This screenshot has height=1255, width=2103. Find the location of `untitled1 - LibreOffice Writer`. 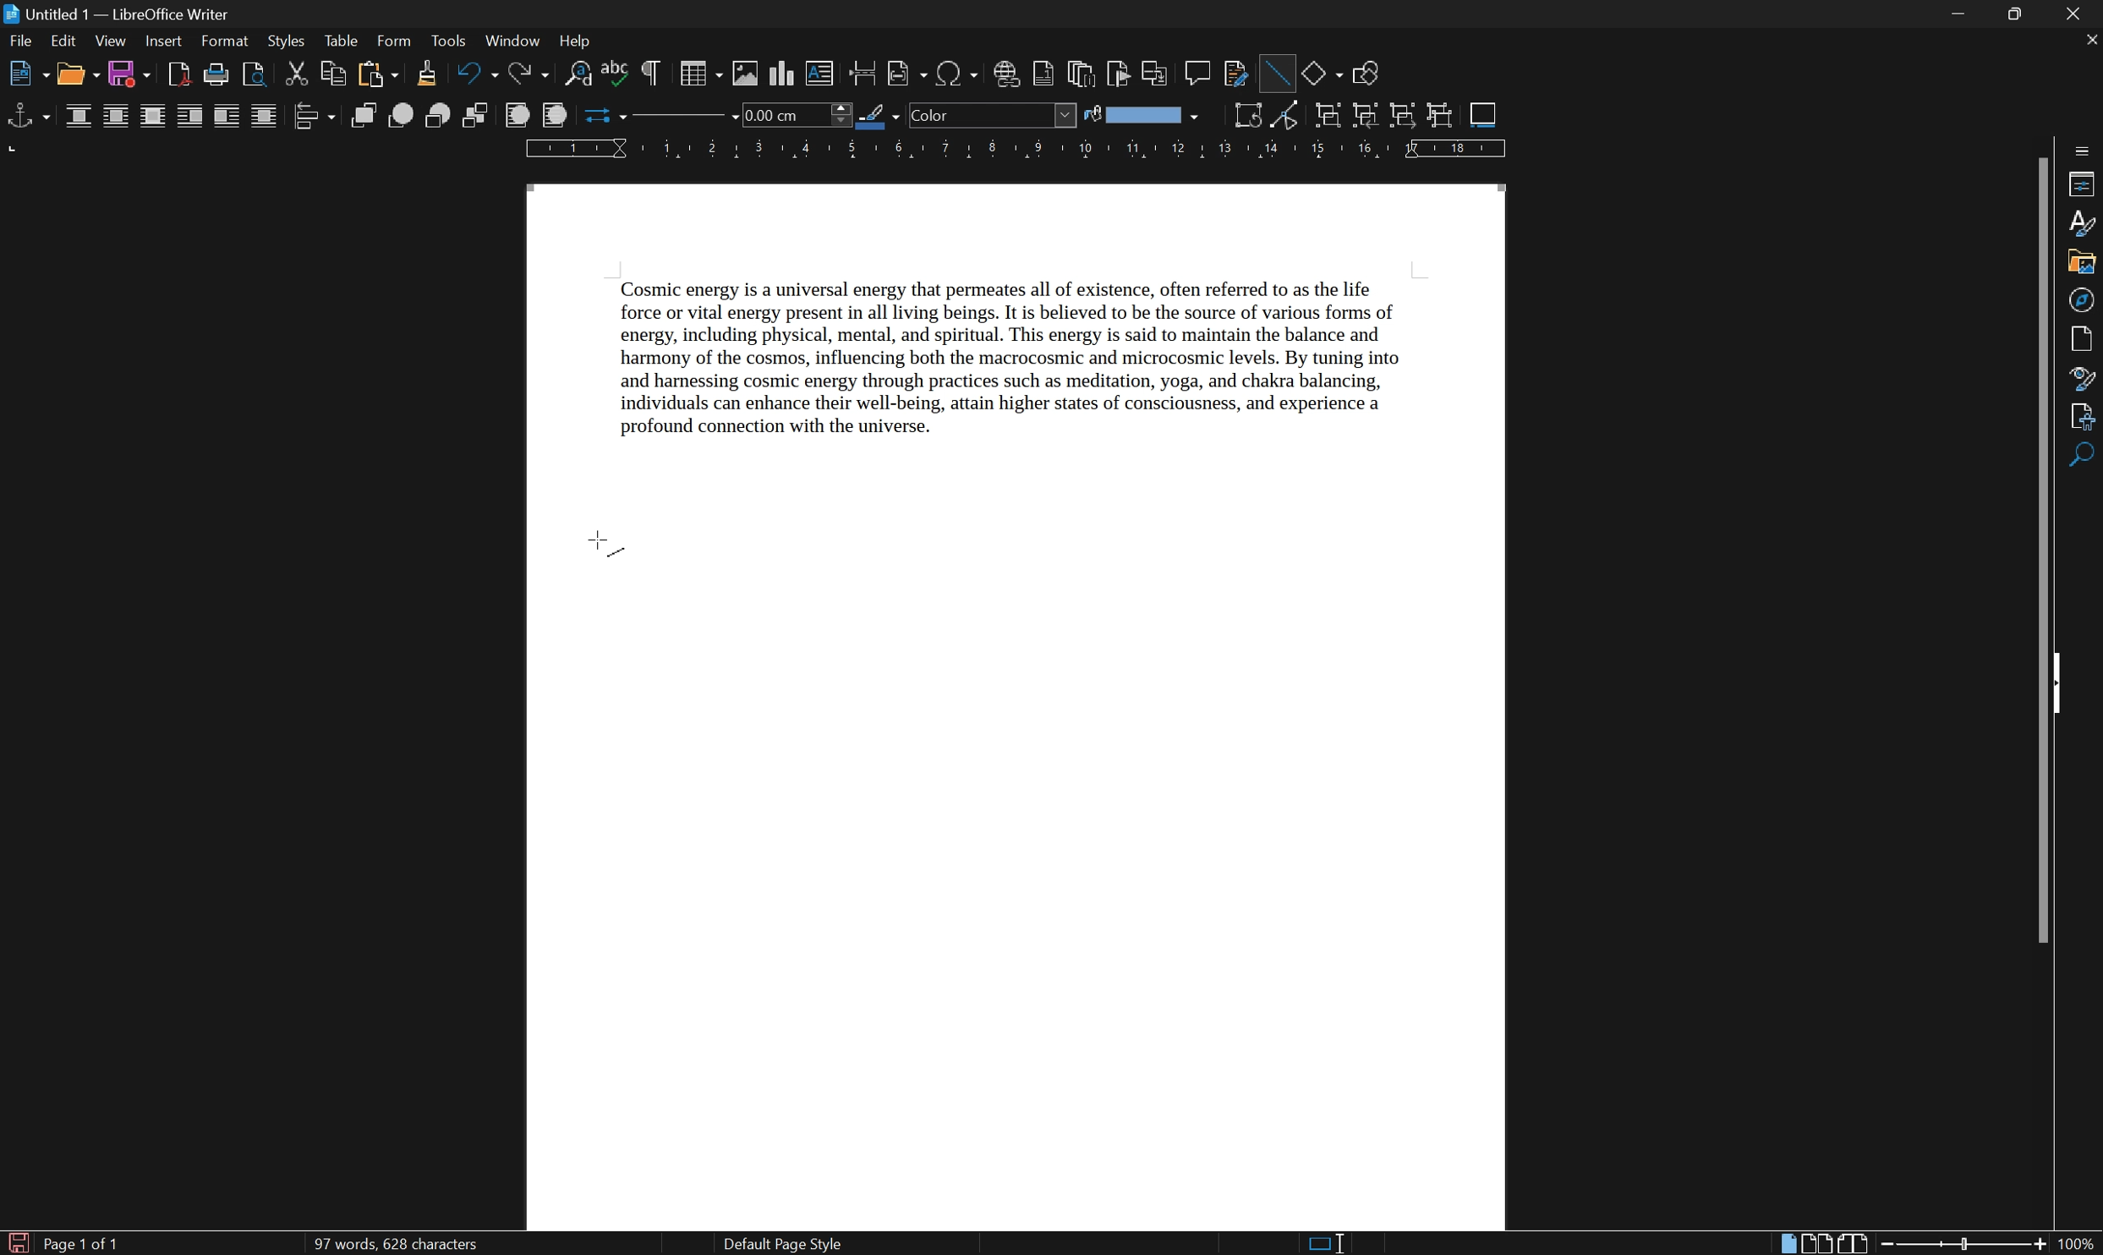

untitled1 - LibreOffice Writer is located at coordinates (117, 14).